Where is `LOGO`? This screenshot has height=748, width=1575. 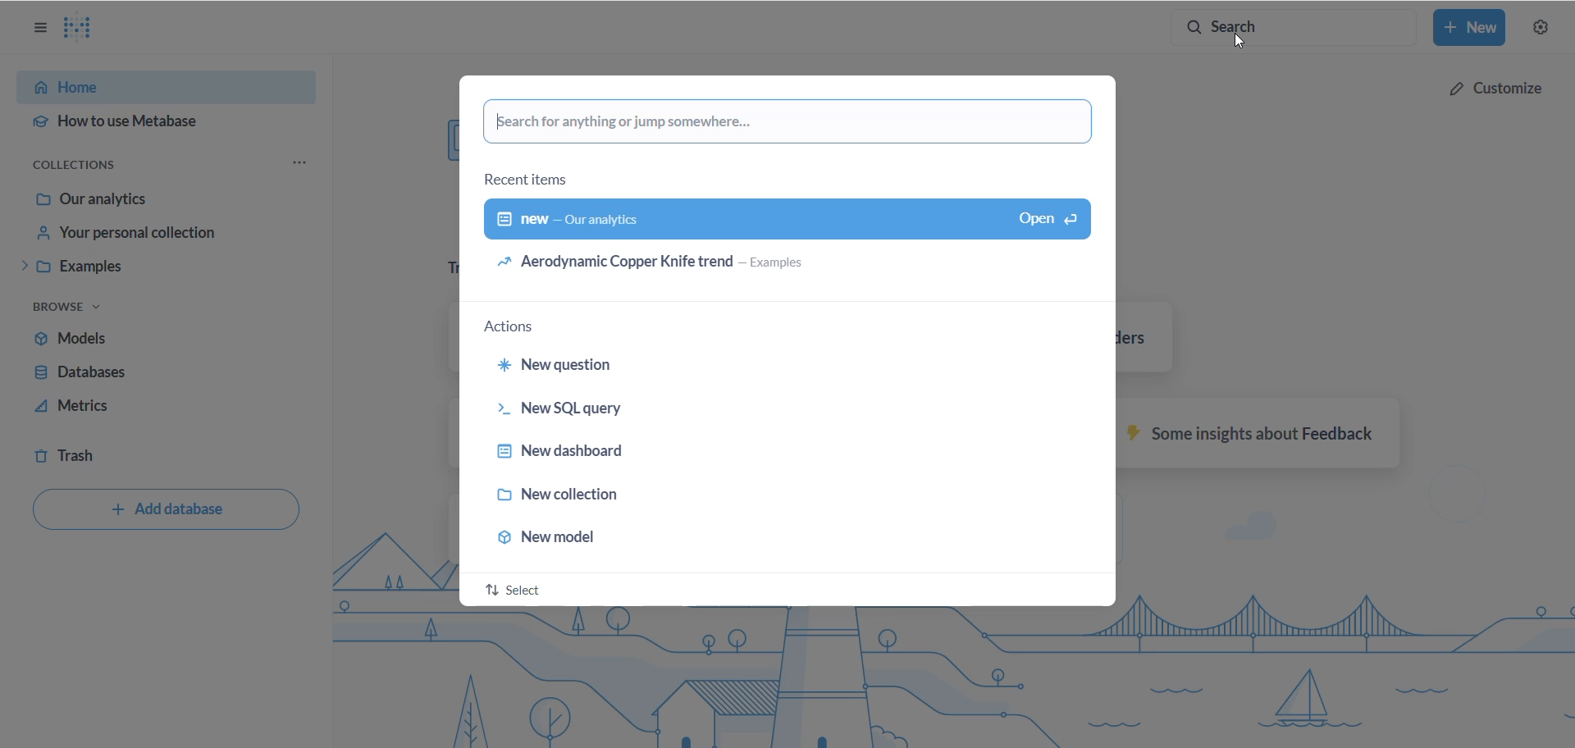
LOGO is located at coordinates (88, 30).